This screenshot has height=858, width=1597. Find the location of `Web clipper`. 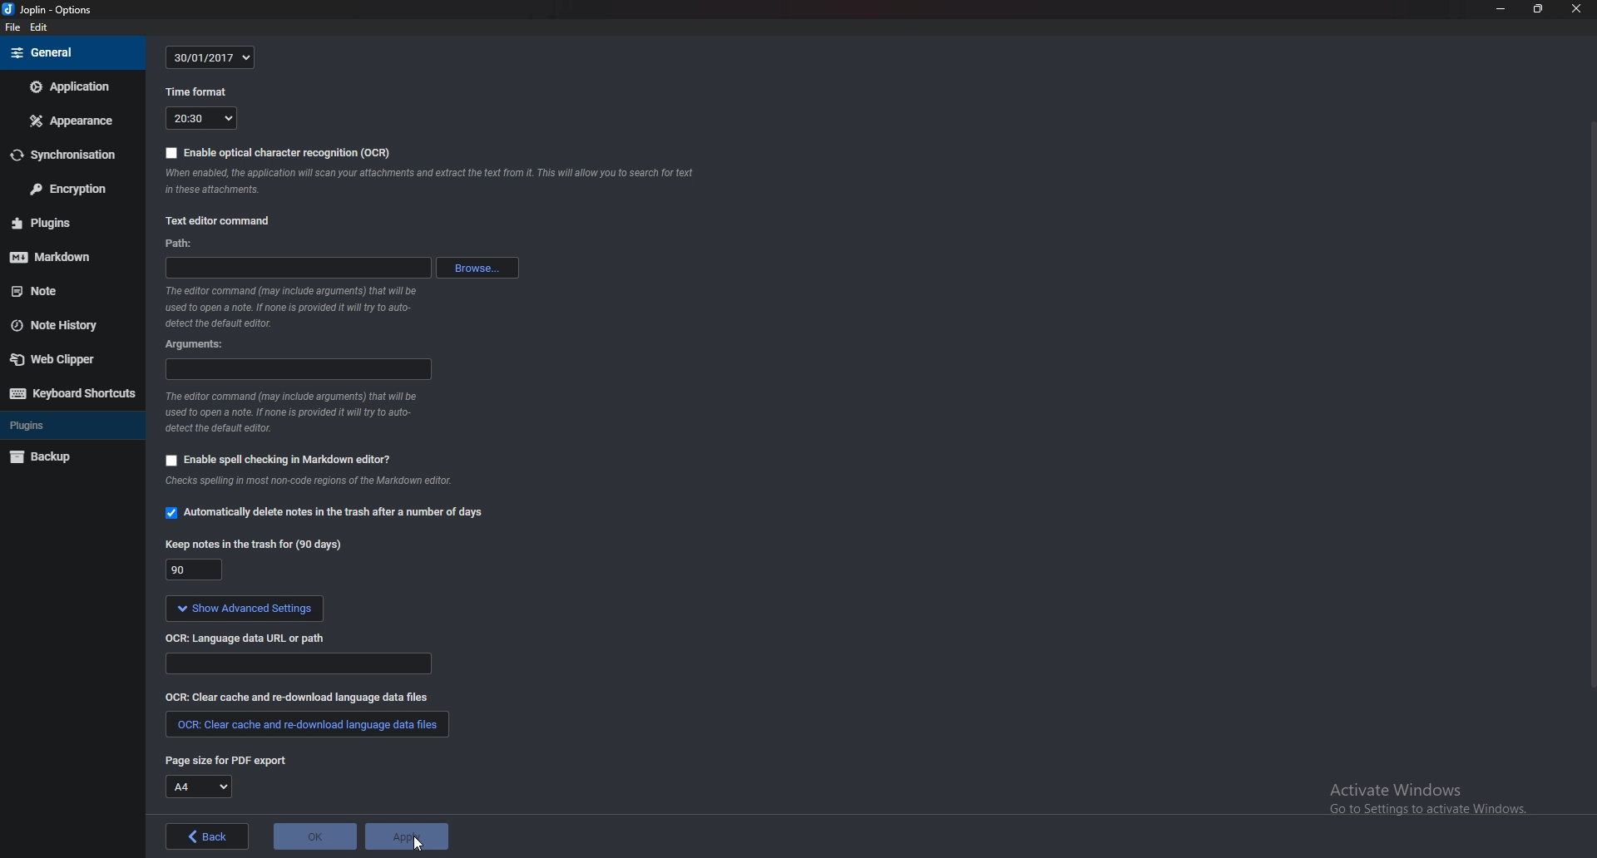

Web clipper is located at coordinates (68, 357).